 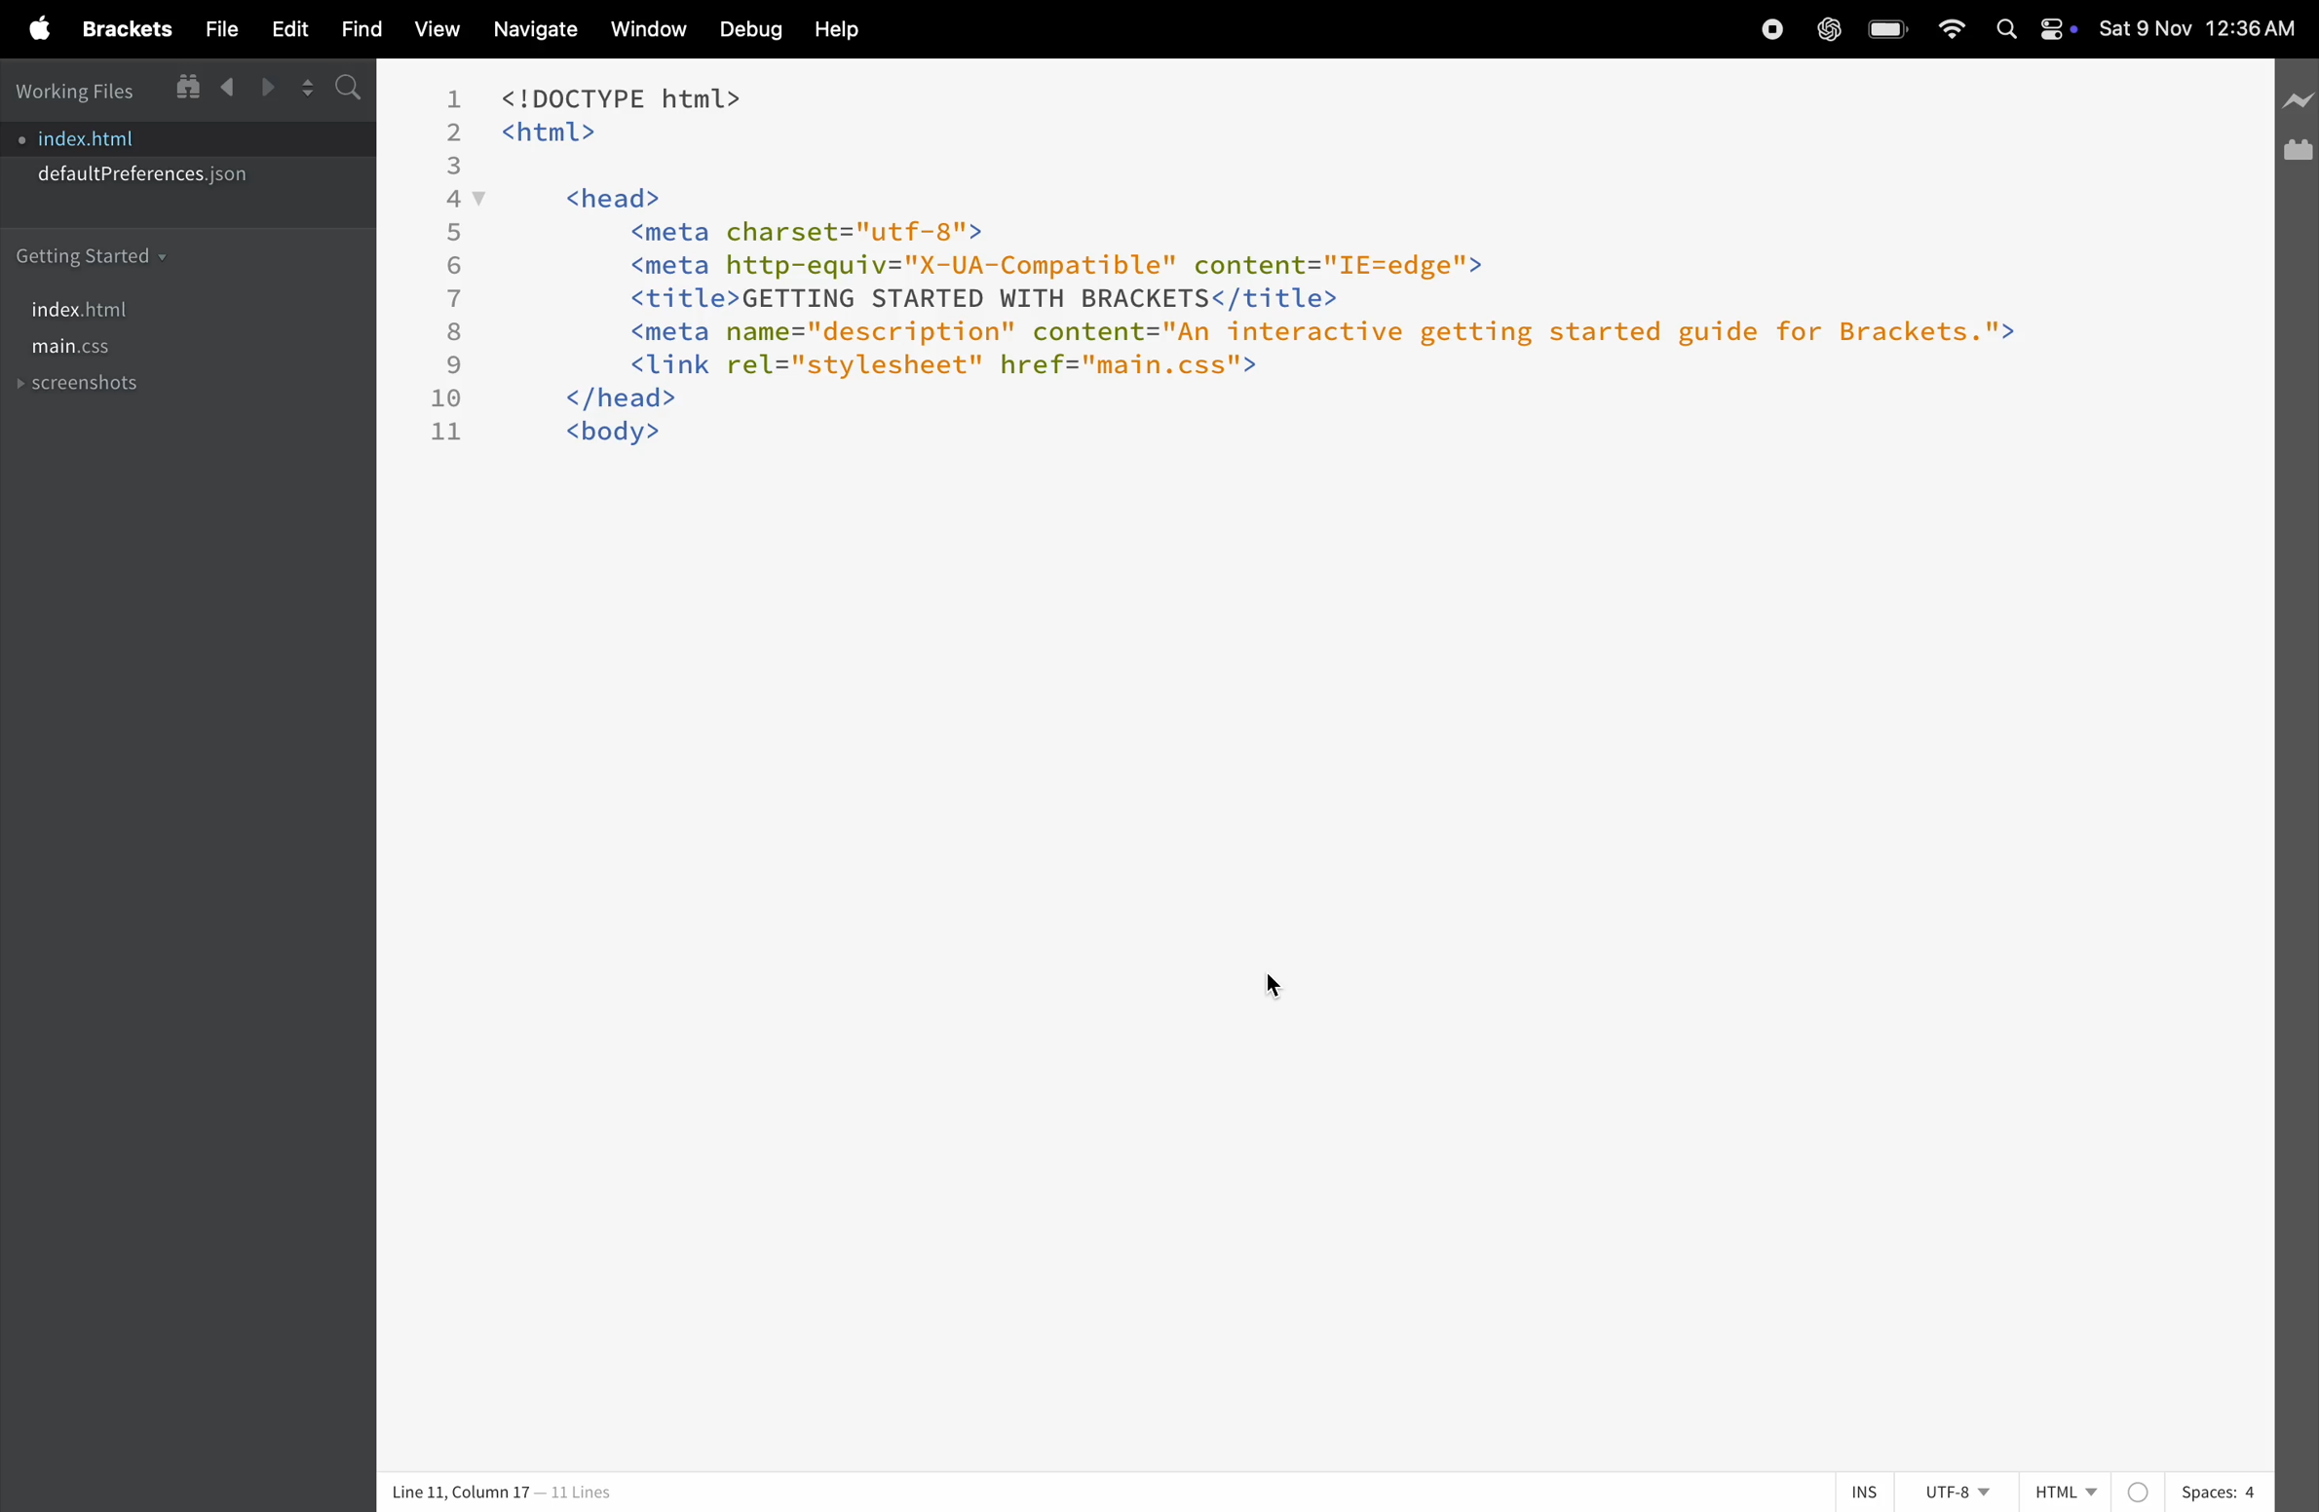 I want to click on code block, so click(x=1256, y=269).